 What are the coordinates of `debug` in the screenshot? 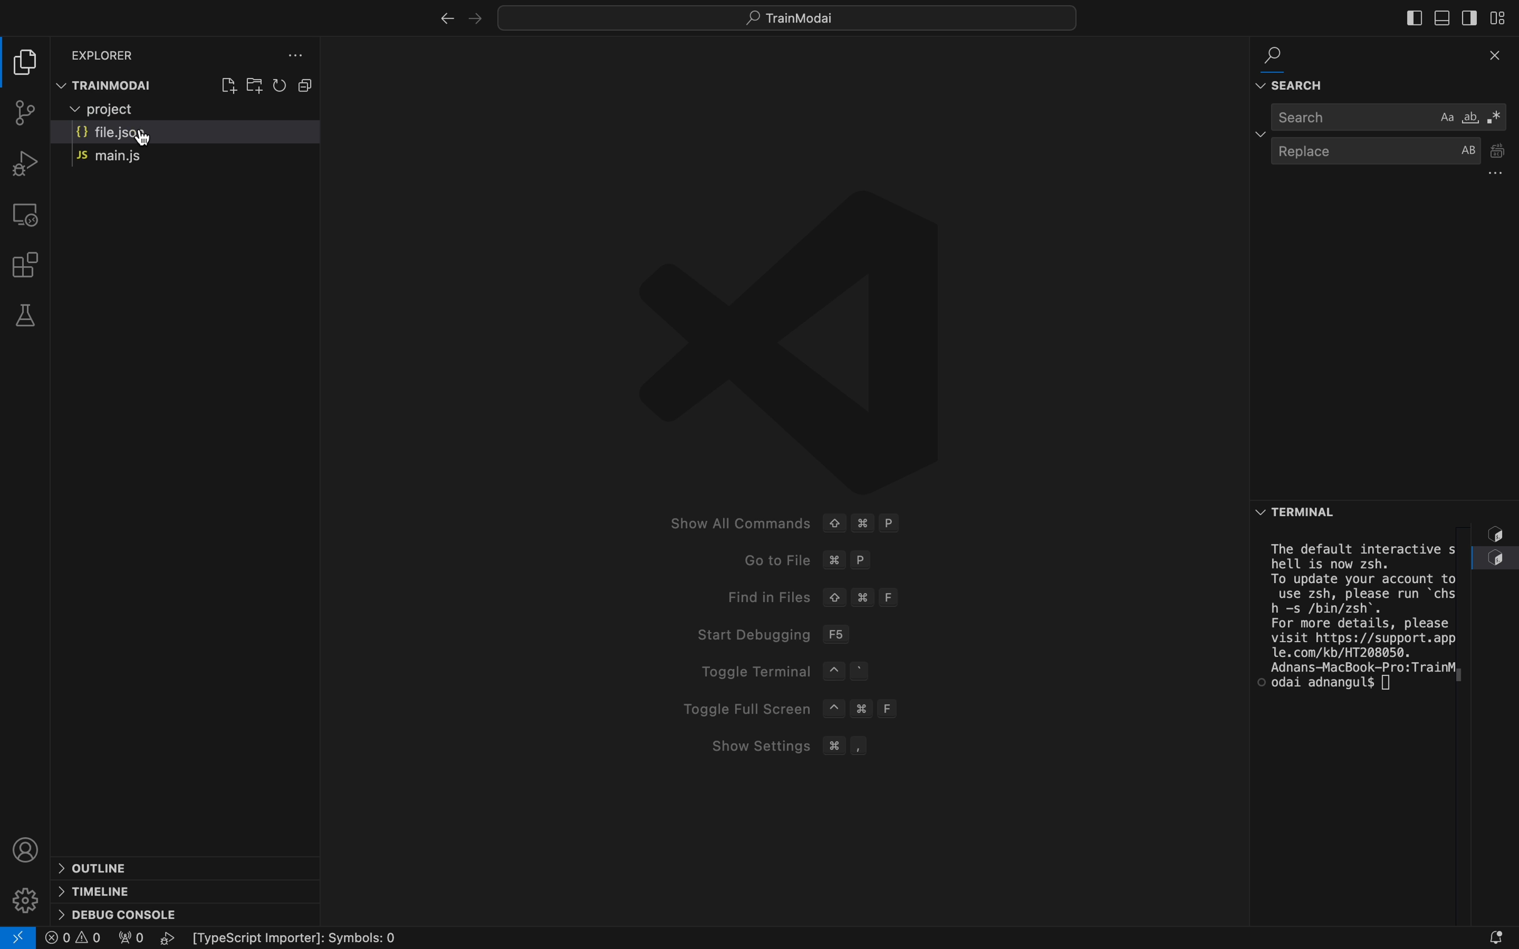 It's located at (129, 916).